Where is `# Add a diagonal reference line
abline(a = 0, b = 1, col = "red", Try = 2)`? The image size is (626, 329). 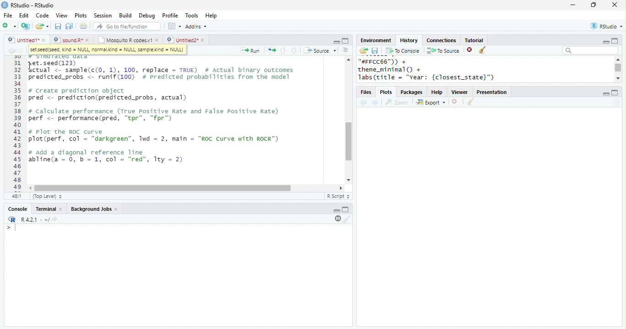 # Add a diagonal reference line
abline(a = 0, b = 1, col = "red", Try = 2) is located at coordinates (107, 157).